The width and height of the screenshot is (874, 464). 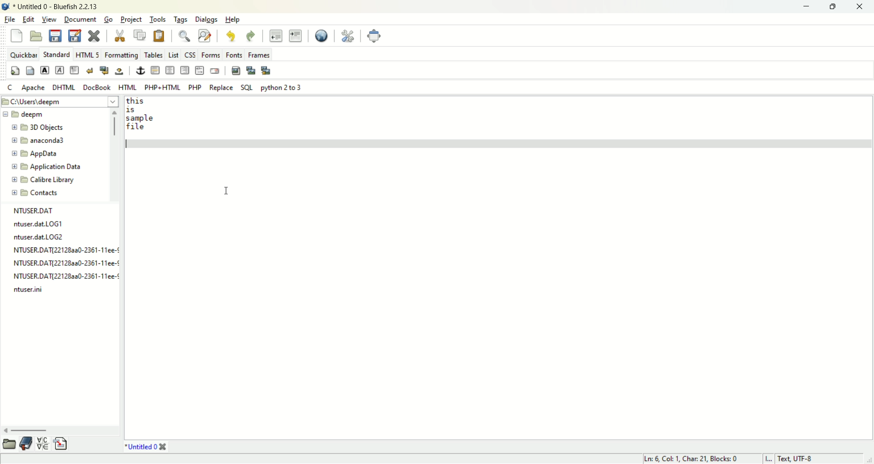 What do you see at coordinates (16, 35) in the screenshot?
I see `new` at bounding box center [16, 35].